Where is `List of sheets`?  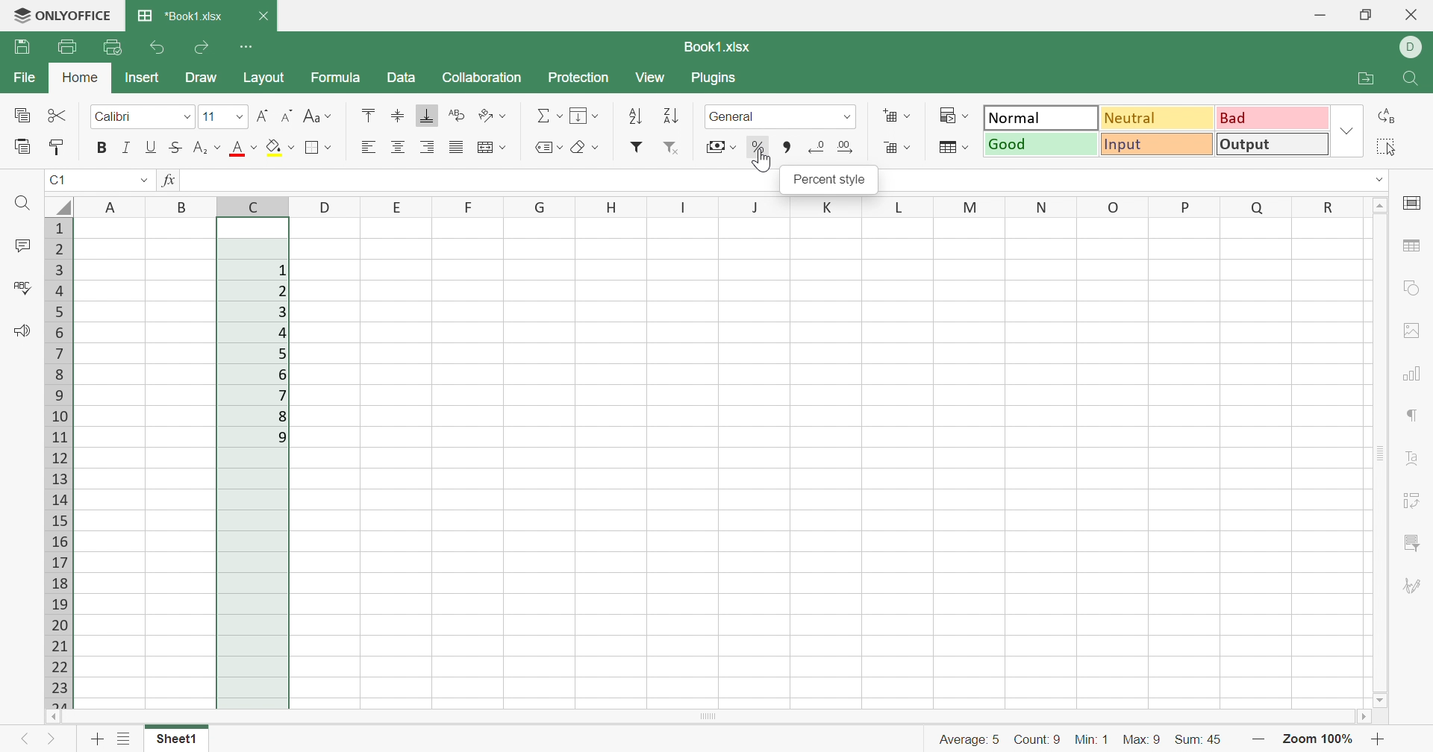 List of sheets is located at coordinates (124, 737).